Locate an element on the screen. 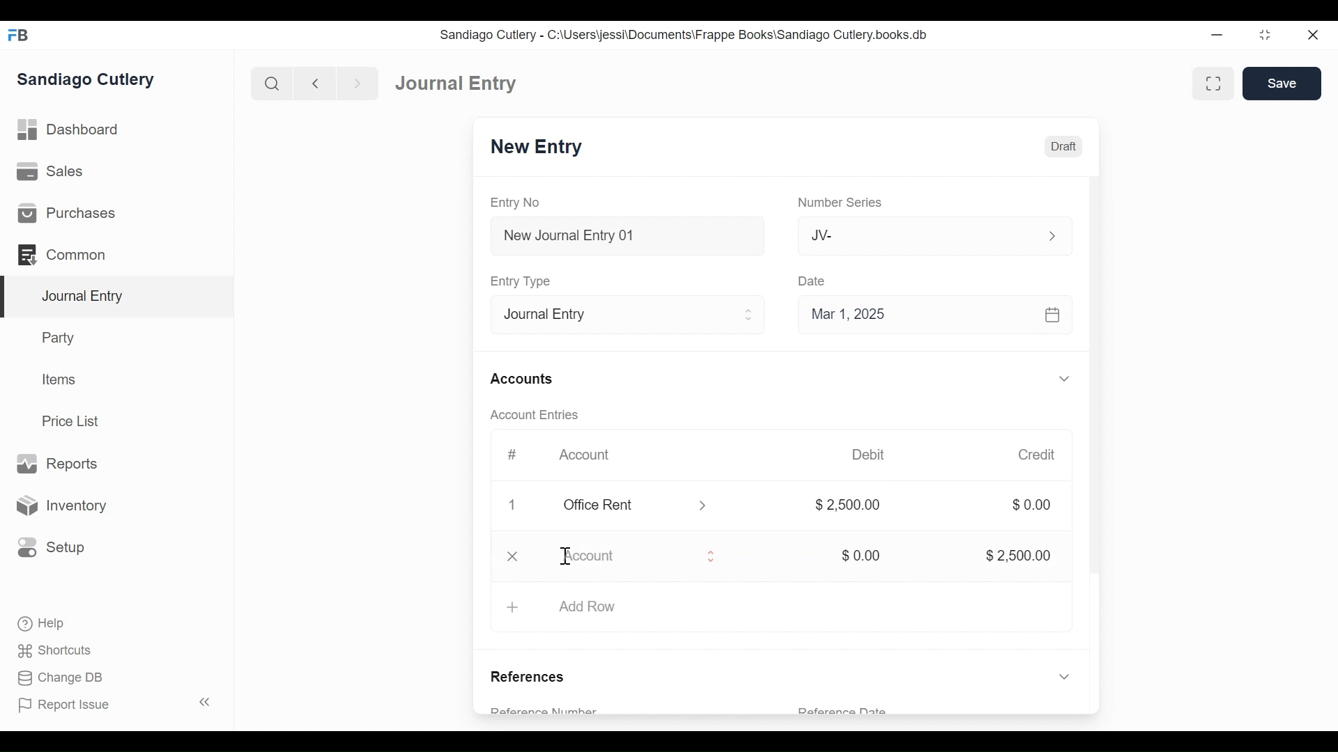 This screenshot has height=752, width=1338. minimize is located at coordinates (1219, 32).